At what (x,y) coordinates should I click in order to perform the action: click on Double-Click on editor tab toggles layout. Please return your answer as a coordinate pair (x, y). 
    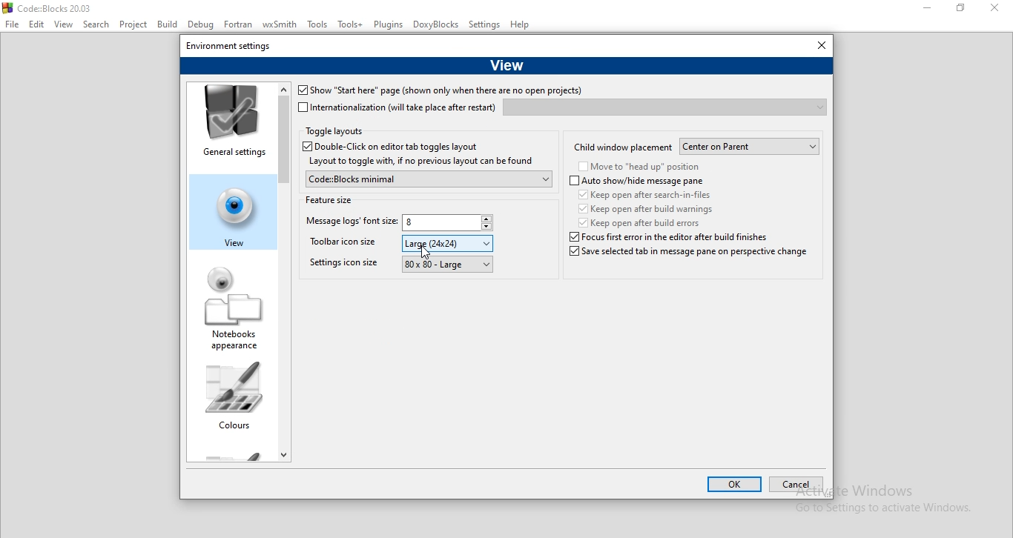
    Looking at the image, I should click on (401, 147).